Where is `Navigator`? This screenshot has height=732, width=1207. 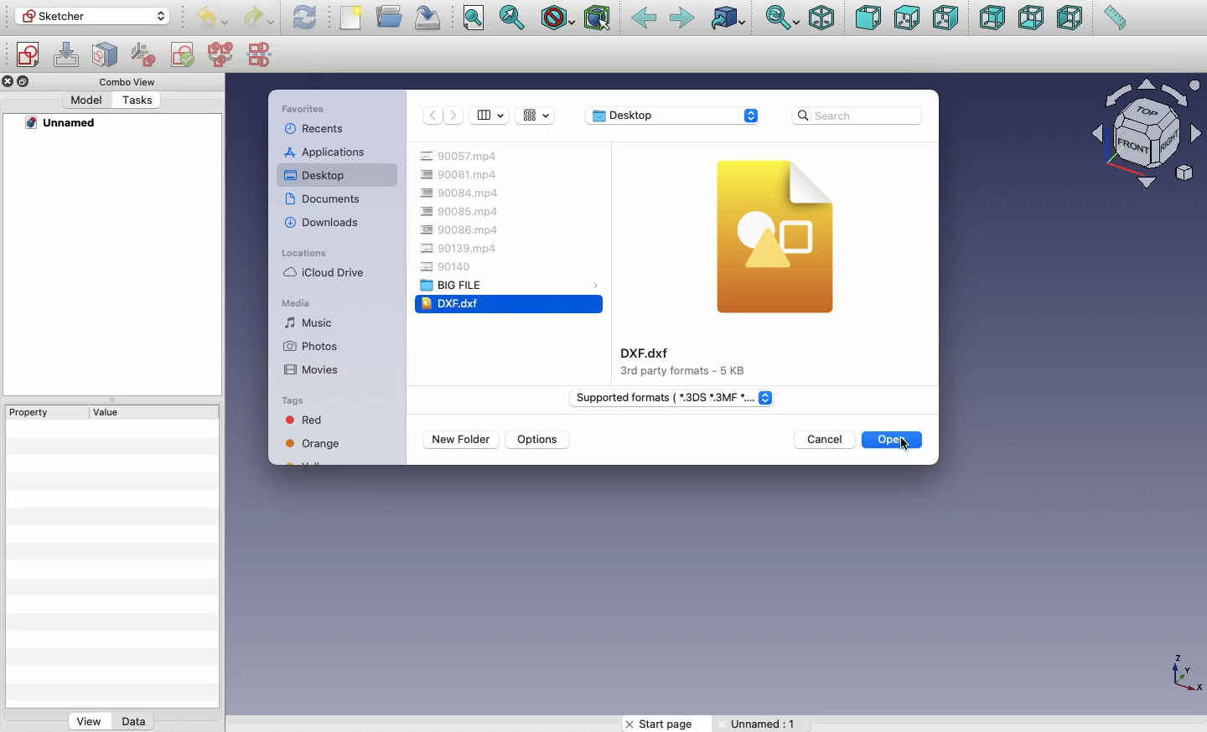 Navigator is located at coordinates (1151, 137).